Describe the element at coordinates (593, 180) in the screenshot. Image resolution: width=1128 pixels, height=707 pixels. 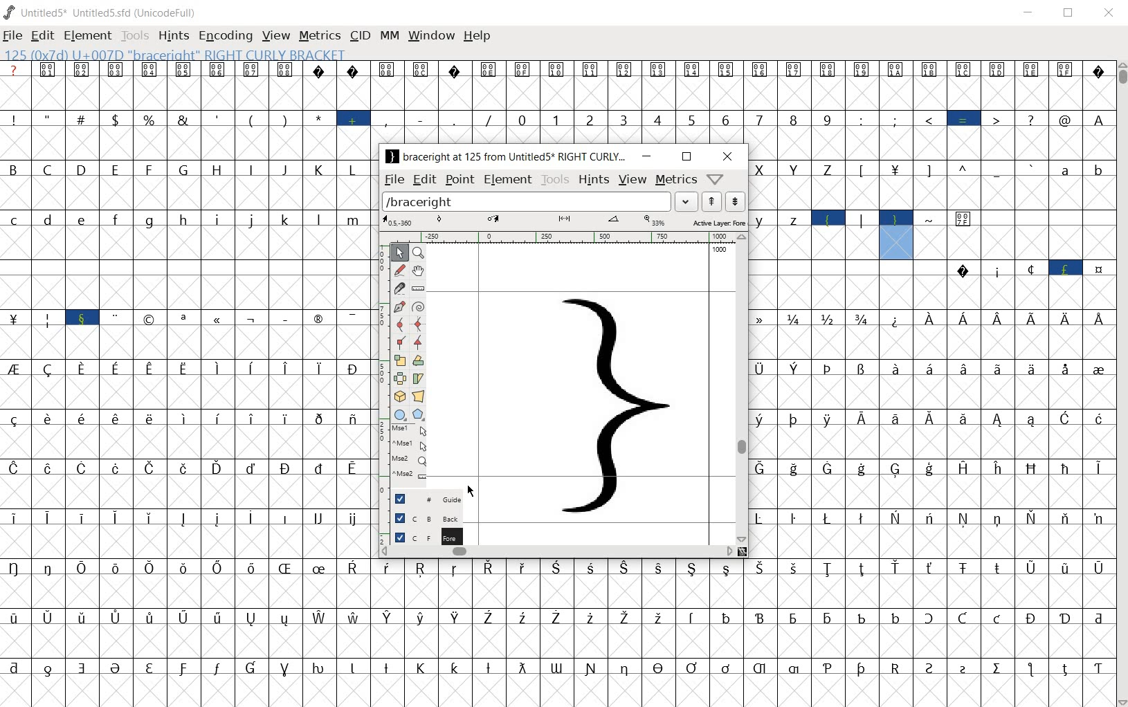
I see `hints` at that location.